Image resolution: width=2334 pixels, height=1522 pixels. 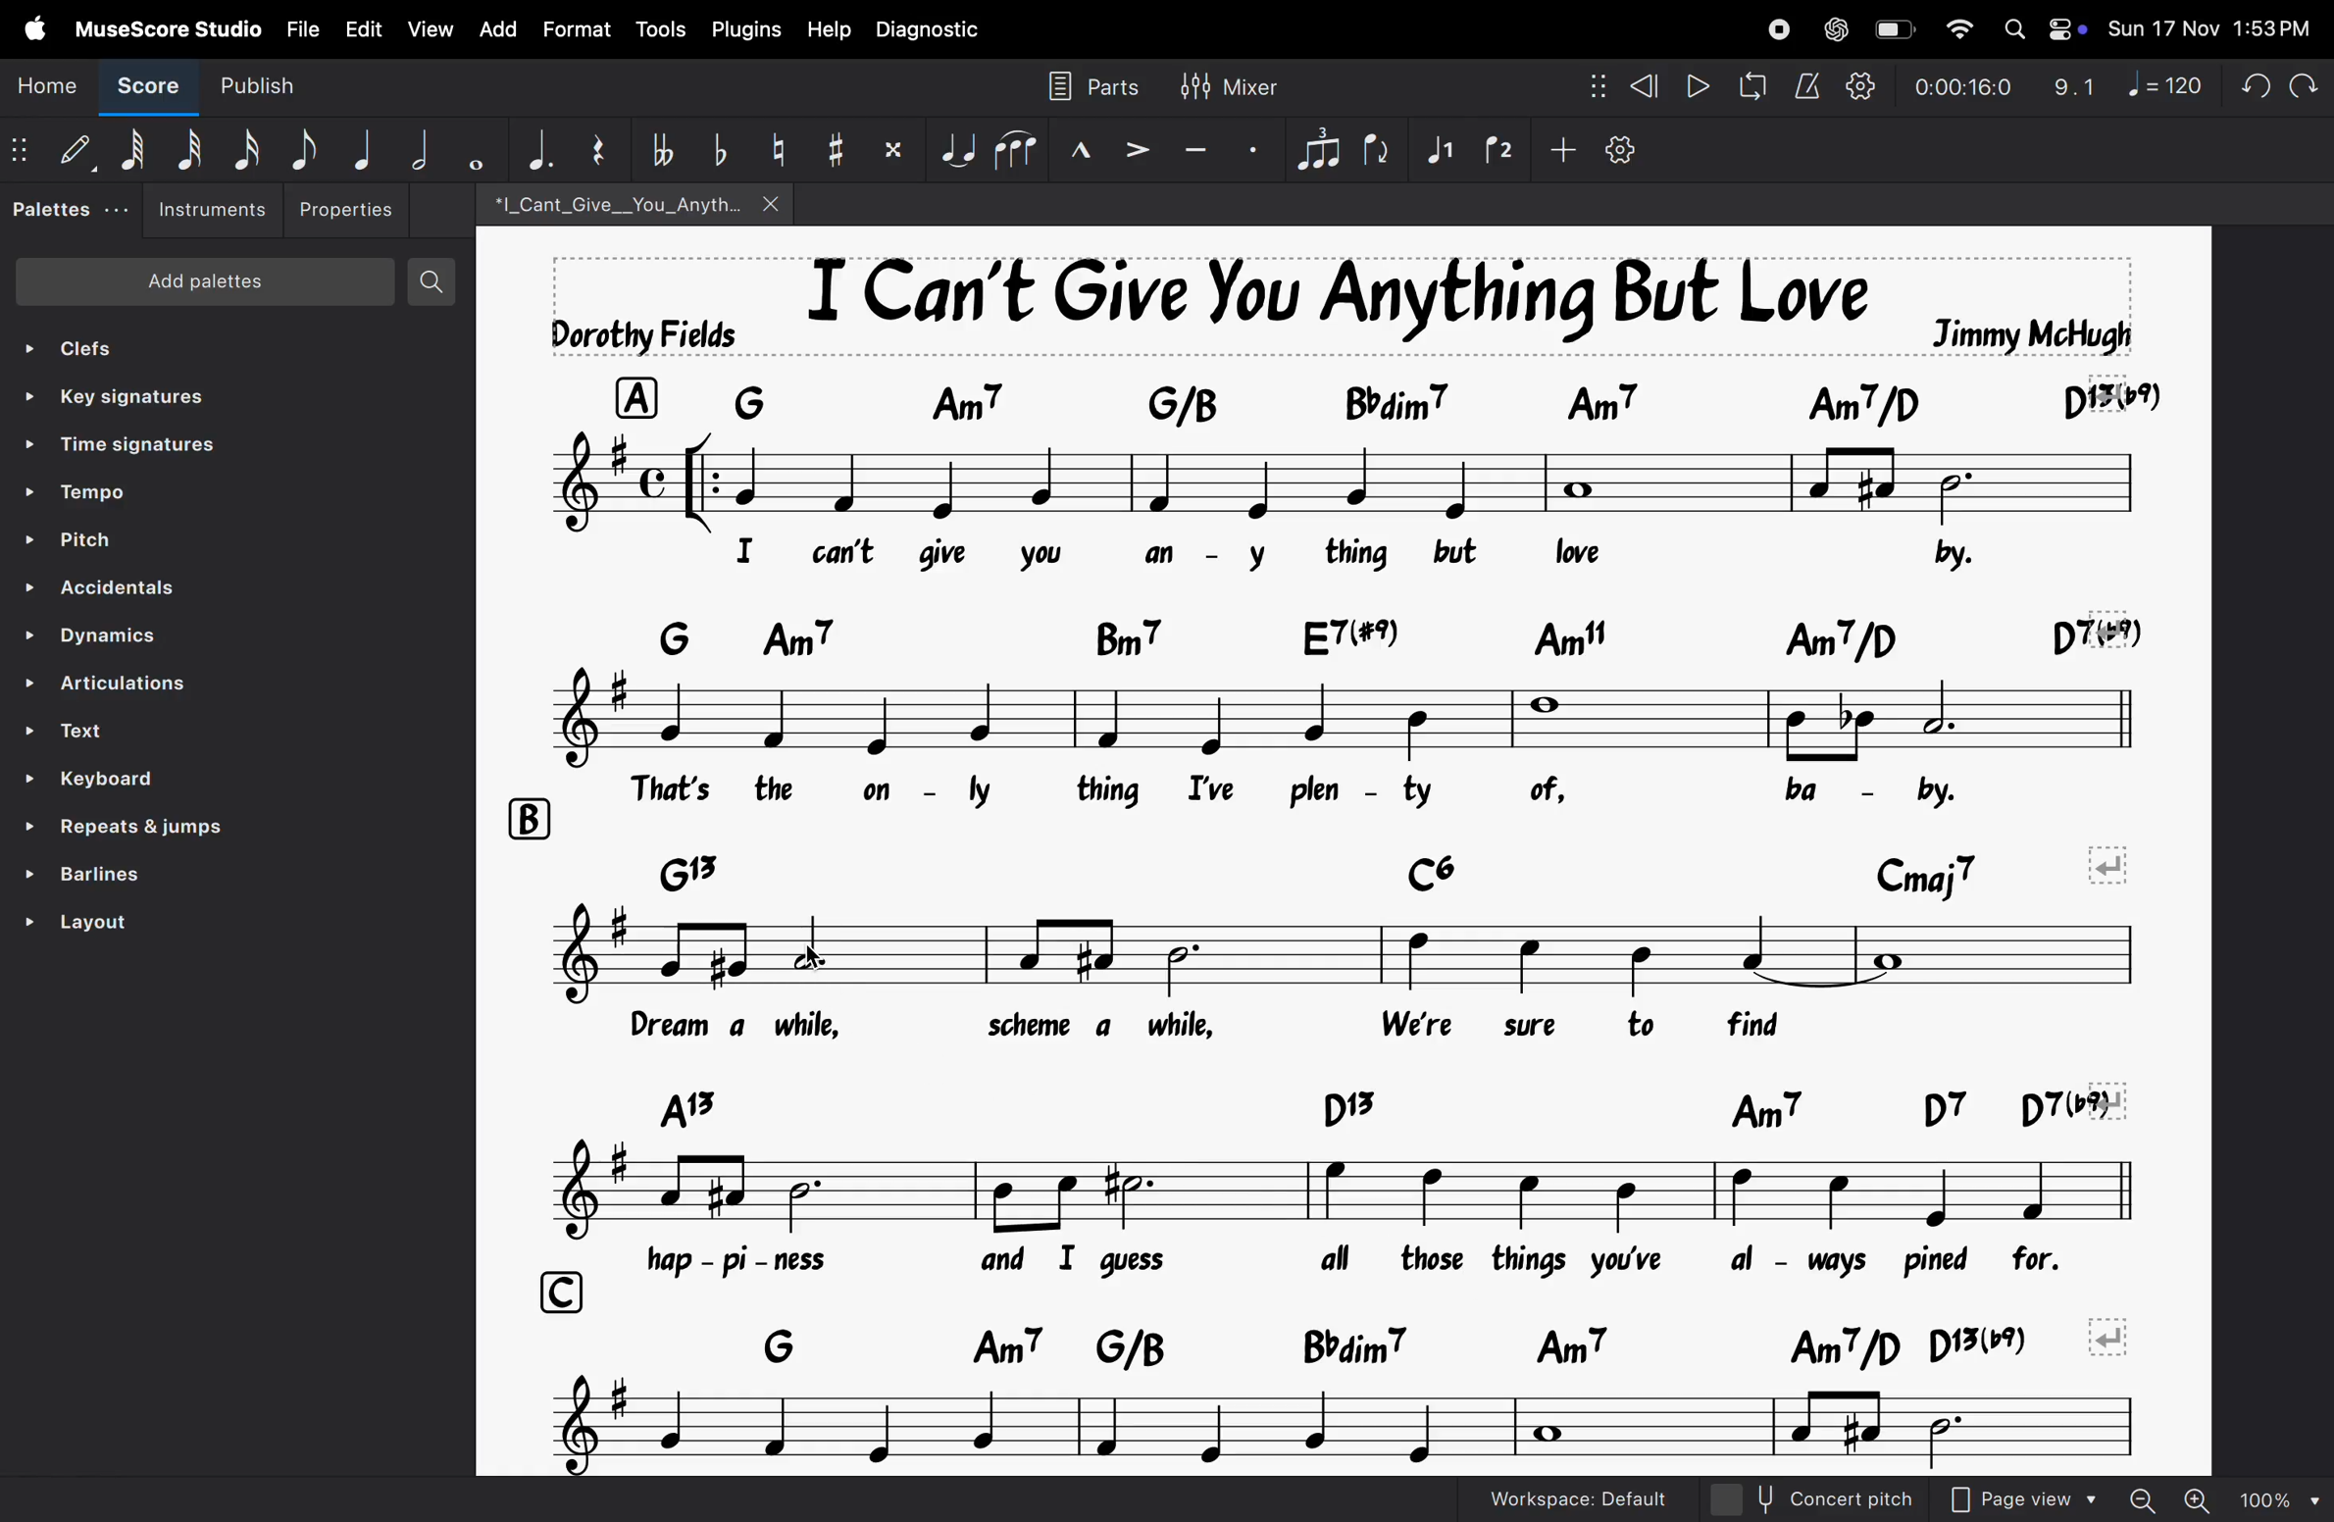 What do you see at coordinates (107, 341) in the screenshot?
I see `clefs` at bounding box center [107, 341].